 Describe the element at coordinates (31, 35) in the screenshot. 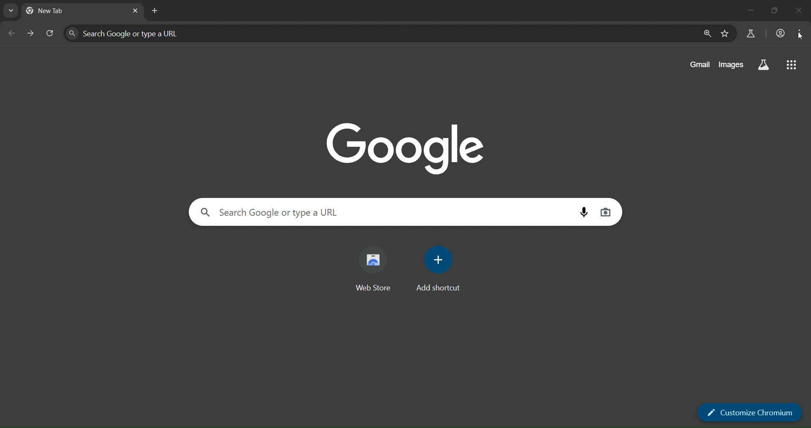

I see `go forward one page` at that location.